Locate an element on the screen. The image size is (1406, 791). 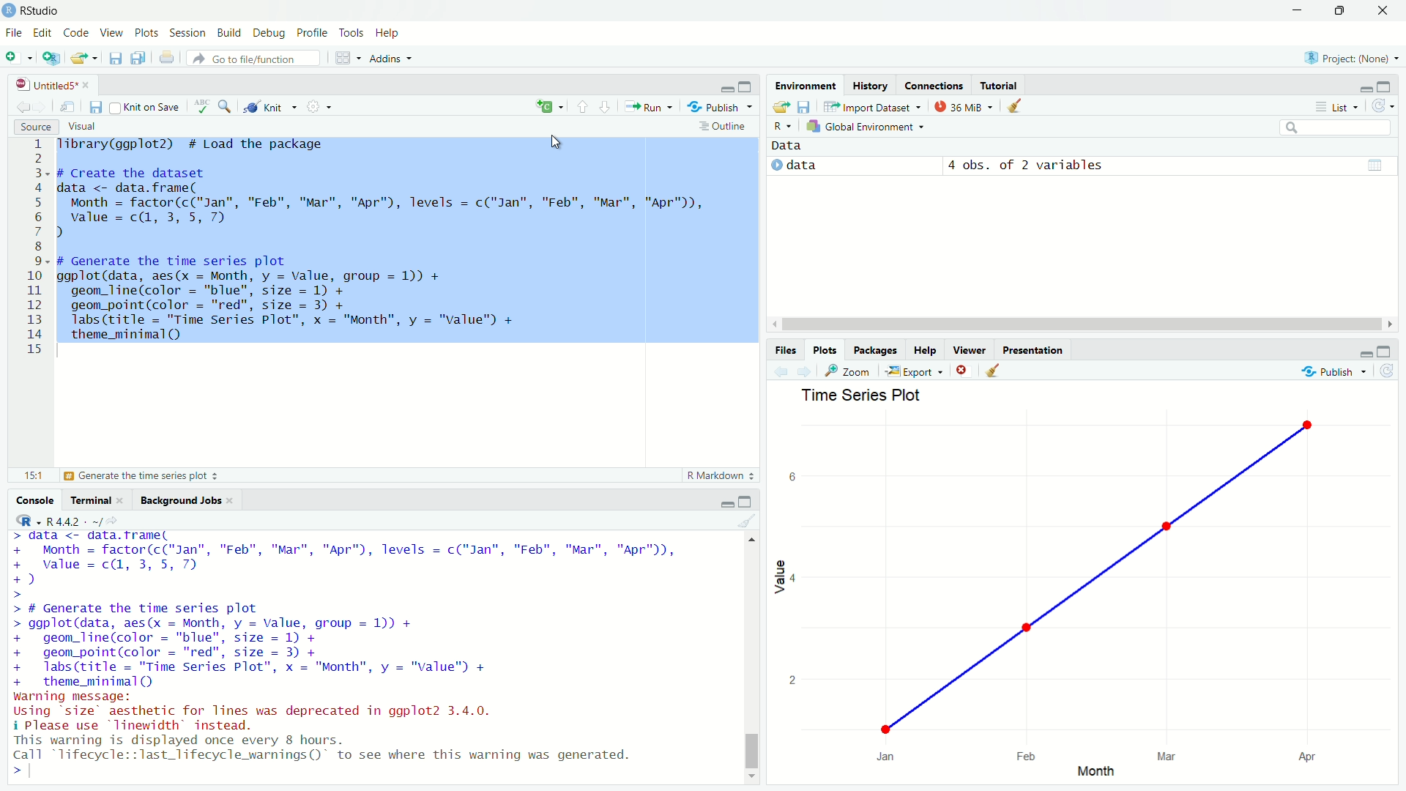
debug is located at coordinates (270, 33).